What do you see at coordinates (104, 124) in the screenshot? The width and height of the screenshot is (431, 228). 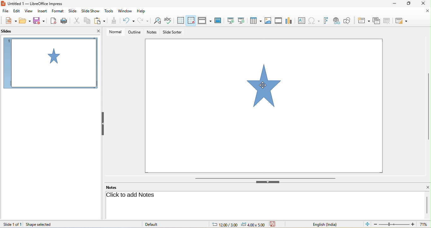 I see `hide` at bounding box center [104, 124].